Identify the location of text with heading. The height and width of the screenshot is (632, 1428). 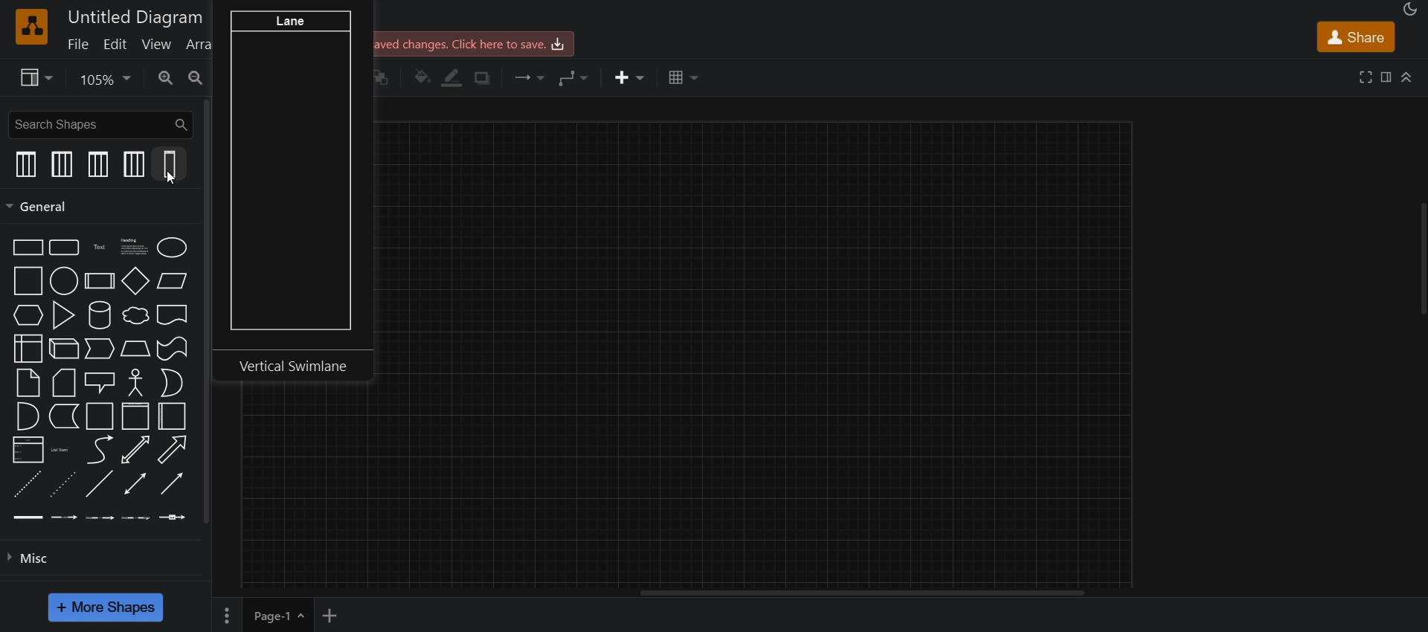
(132, 246).